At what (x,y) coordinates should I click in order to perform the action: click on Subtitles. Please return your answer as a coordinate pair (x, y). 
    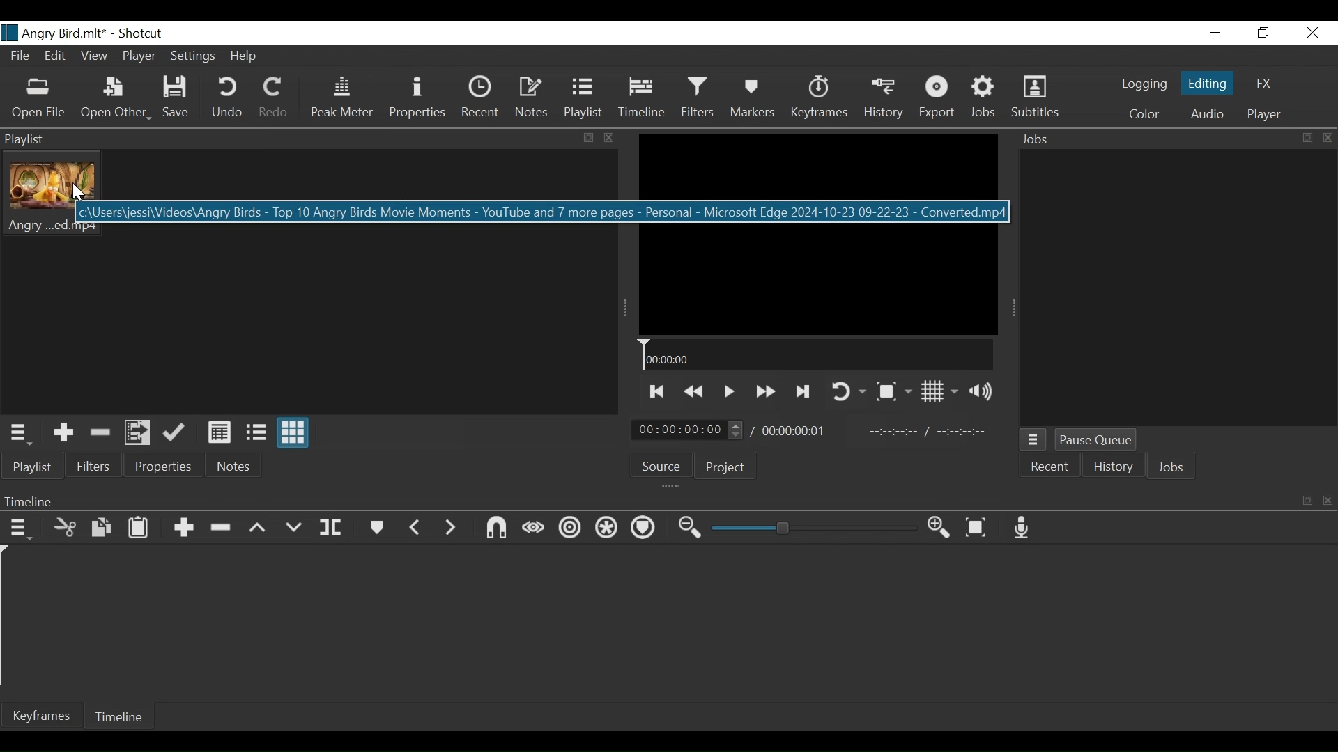
    Looking at the image, I should click on (1035, 97).